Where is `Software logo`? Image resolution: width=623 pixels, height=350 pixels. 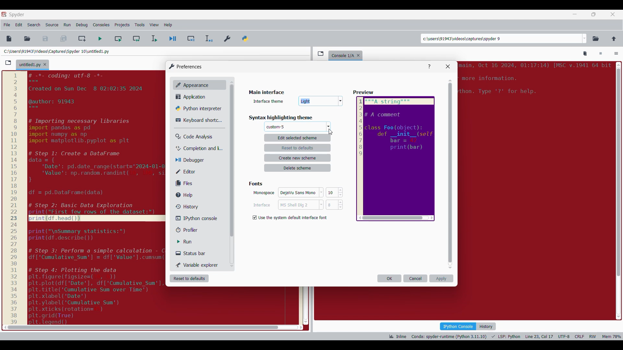 Software logo is located at coordinates (4, 14).